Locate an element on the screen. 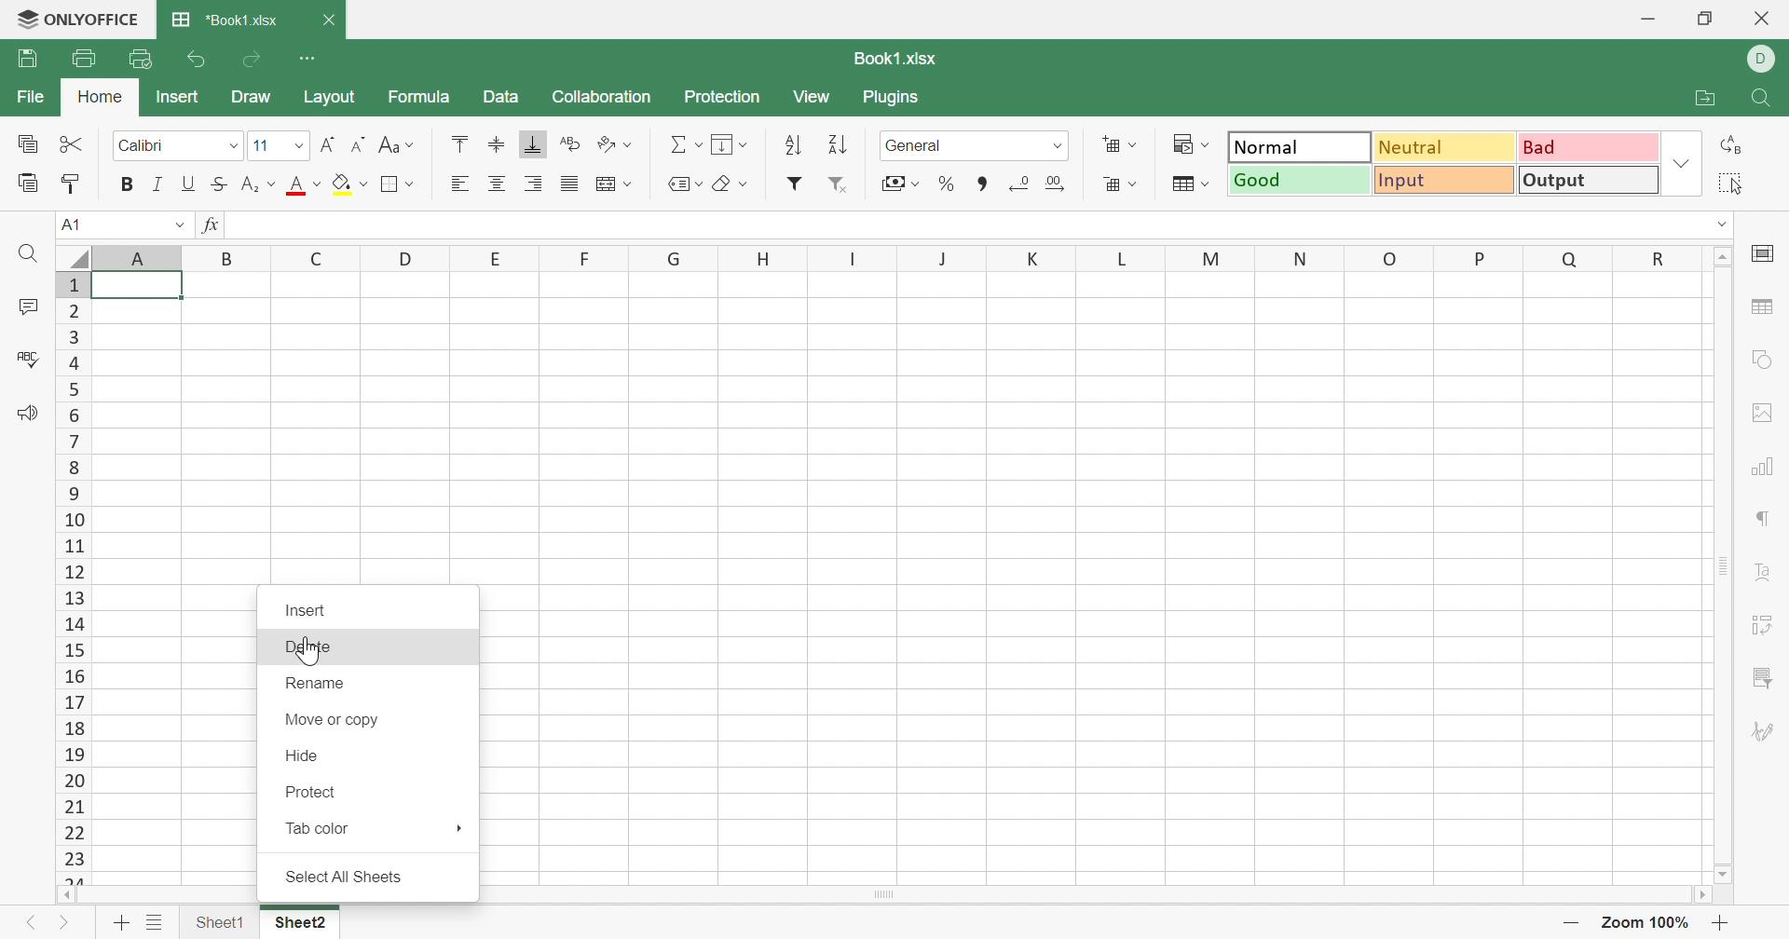 The height and width of the screenshot is (939, 1789). Data is located at coordinates (498, 96).